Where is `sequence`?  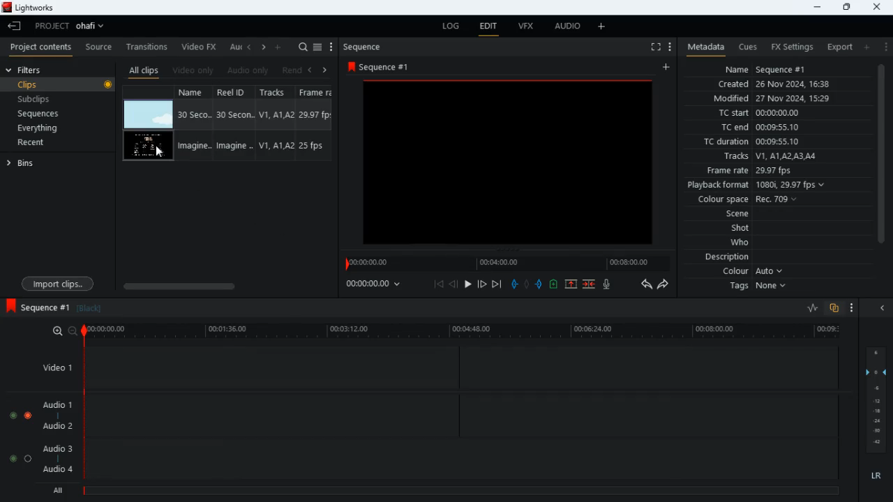 sequence is located at coordinates (366, 47).